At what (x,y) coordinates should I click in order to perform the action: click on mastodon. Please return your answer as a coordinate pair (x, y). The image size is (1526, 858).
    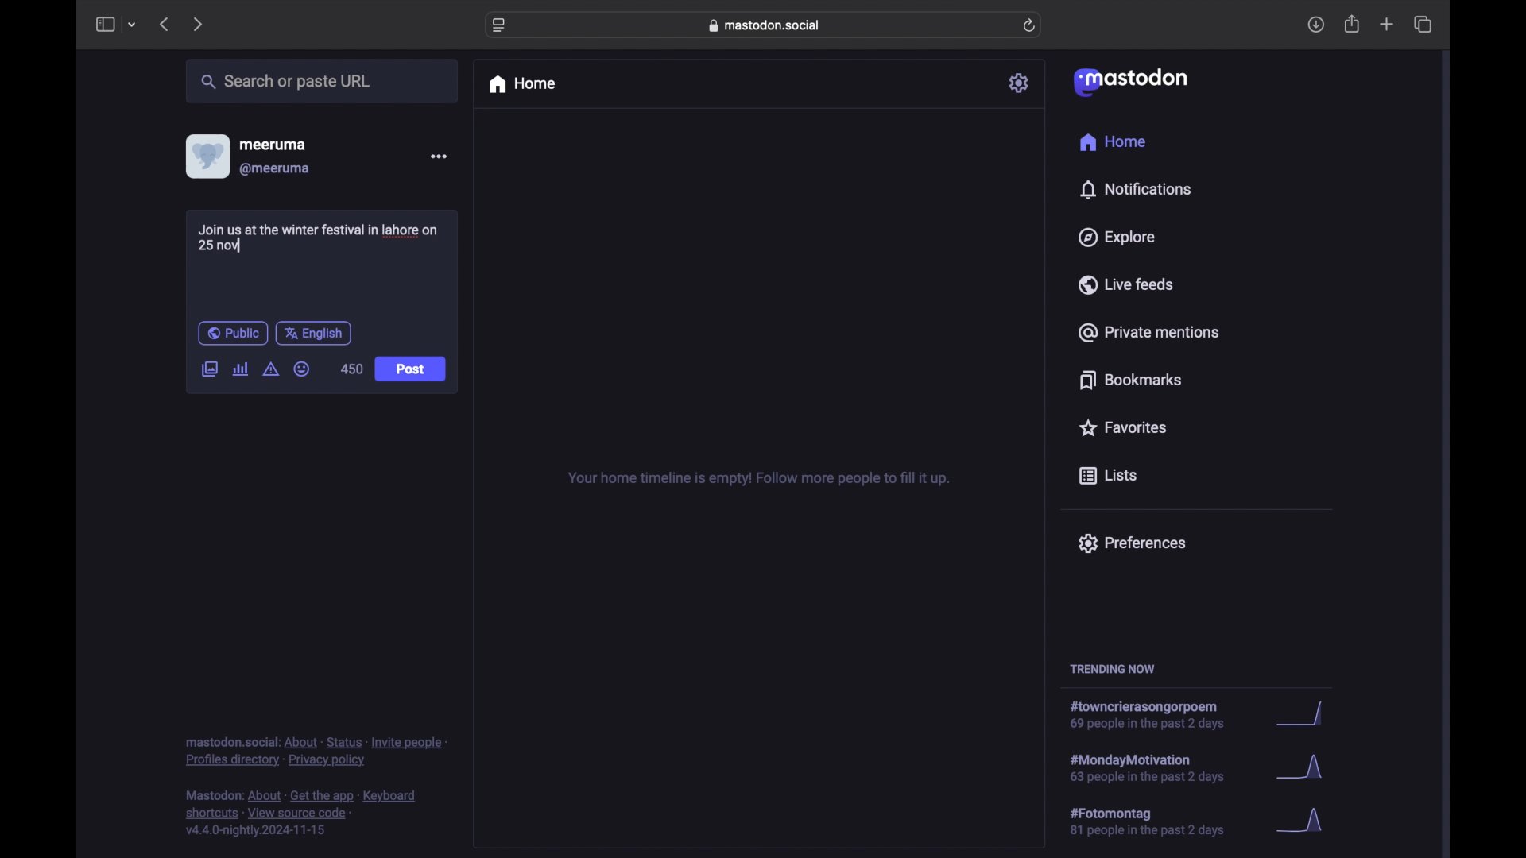
    Looking at the image, I should click on (1129, 81).